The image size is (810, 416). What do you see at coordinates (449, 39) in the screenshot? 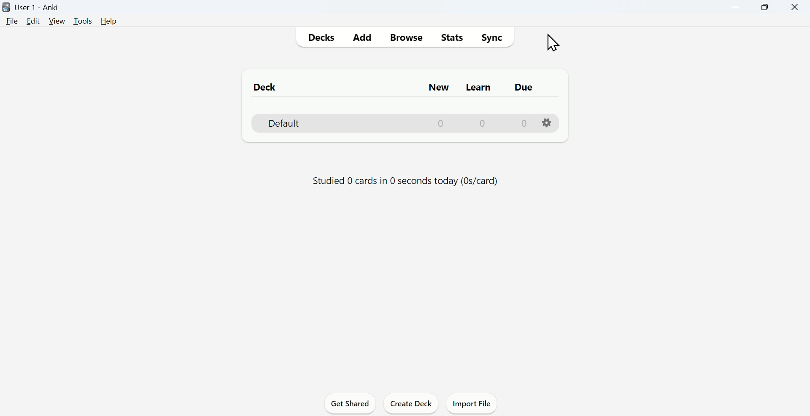
I see `Stats` at bounding box center [449, 39].